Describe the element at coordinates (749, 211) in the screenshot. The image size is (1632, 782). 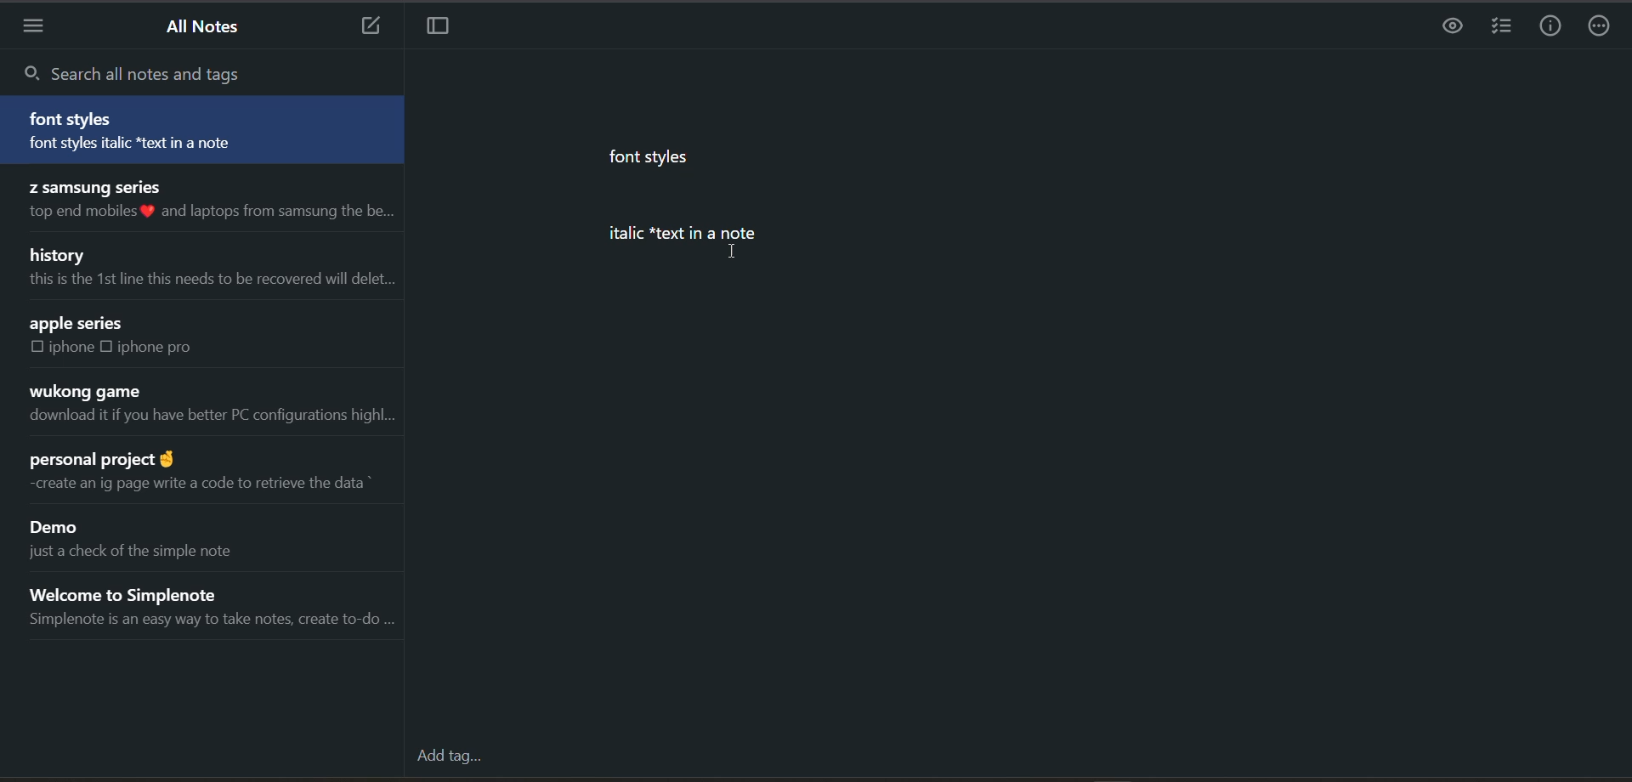
I see `data from current note` at that location.